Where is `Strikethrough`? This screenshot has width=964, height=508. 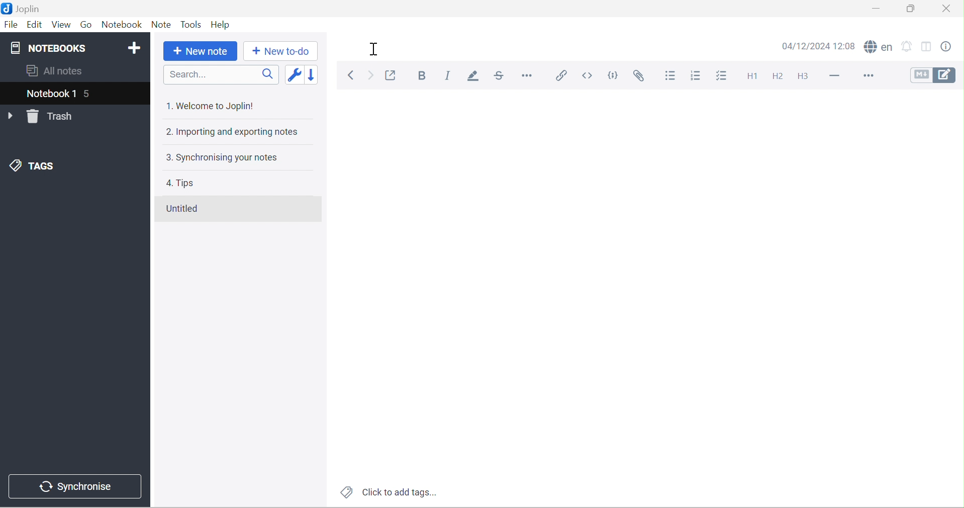
Strikethrough is located at coordinates (499, 76).